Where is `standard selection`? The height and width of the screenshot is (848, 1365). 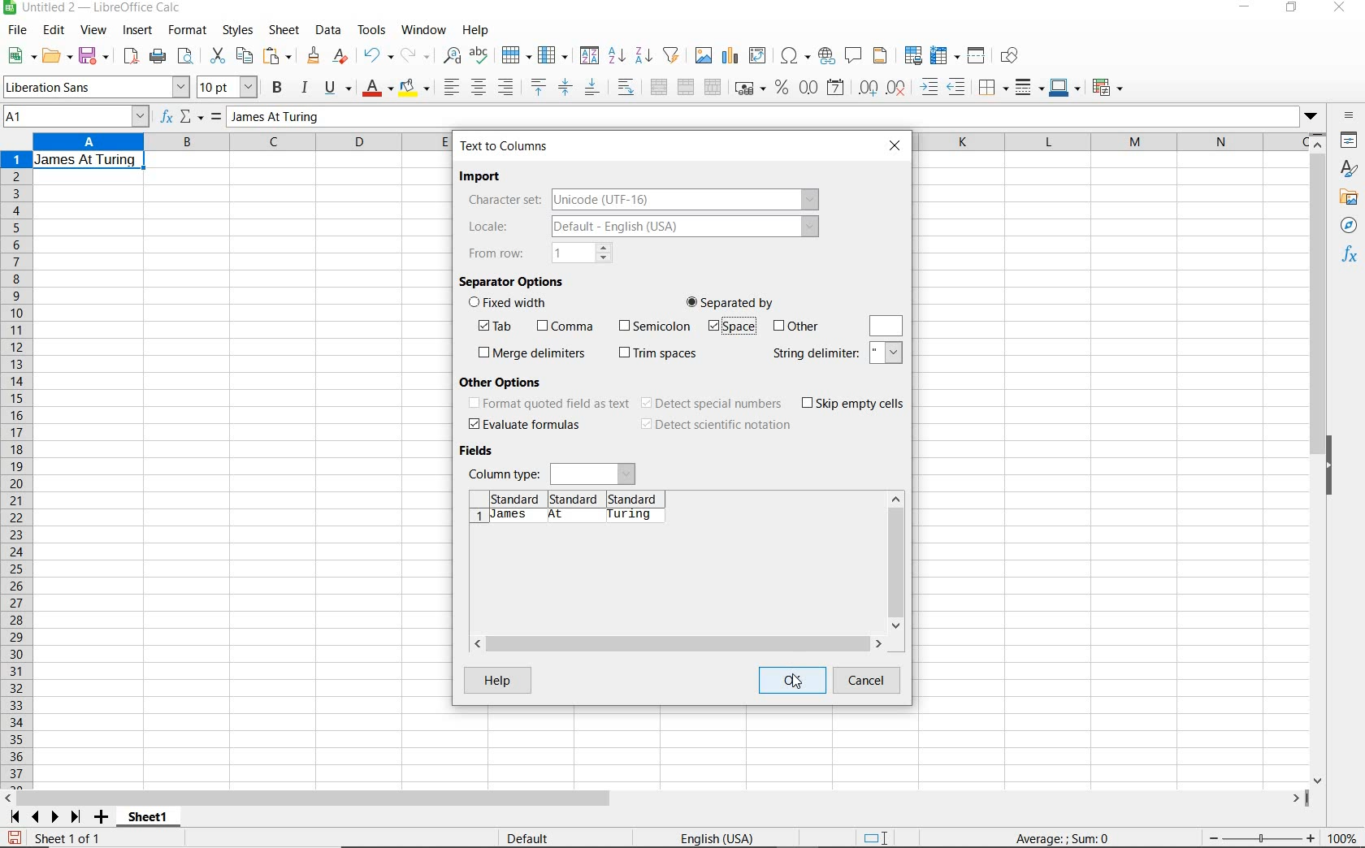
standard selection is located at coordinates (878, 836).